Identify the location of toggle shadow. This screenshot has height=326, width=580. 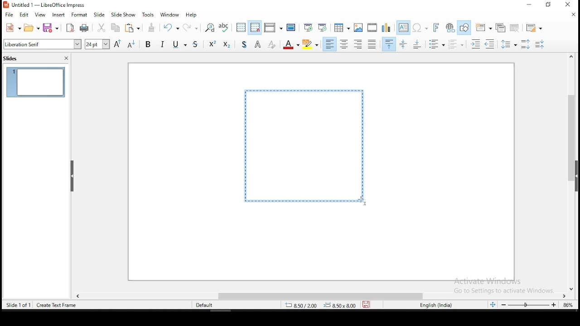
(246, 44).